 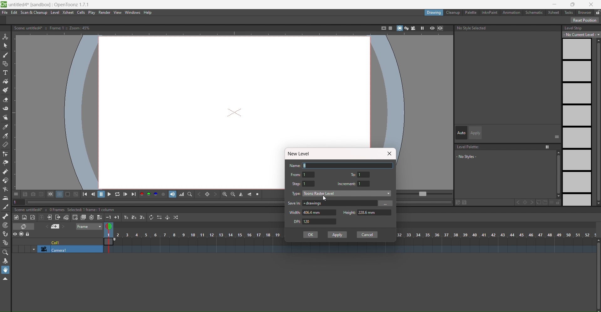 What do you see at coordinates (94, 194) in the screenshot?
I see `previous frame` at bounding box center [94, 194].